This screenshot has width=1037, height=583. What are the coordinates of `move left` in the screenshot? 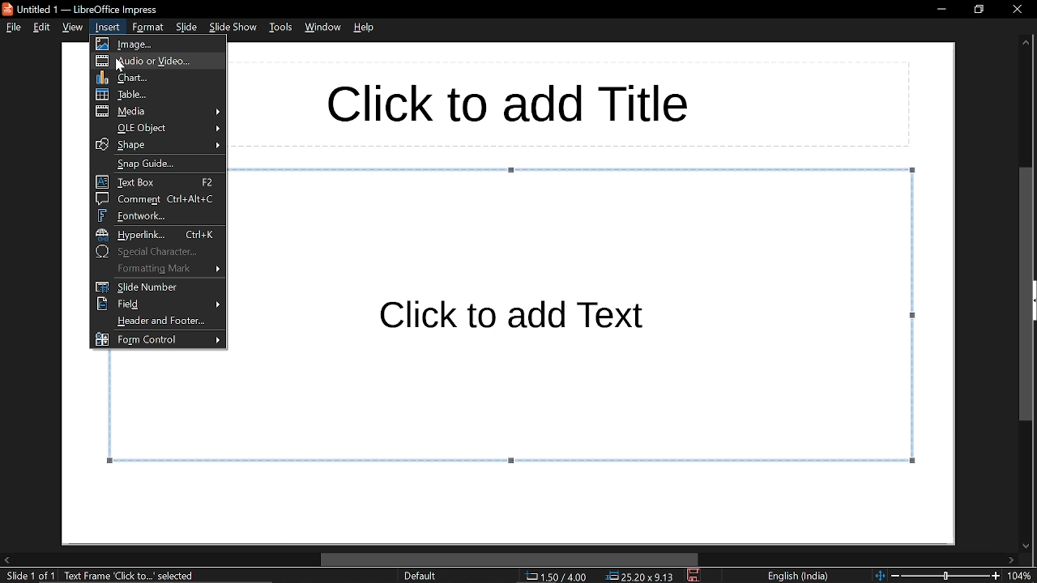 It's located at (6, 560).